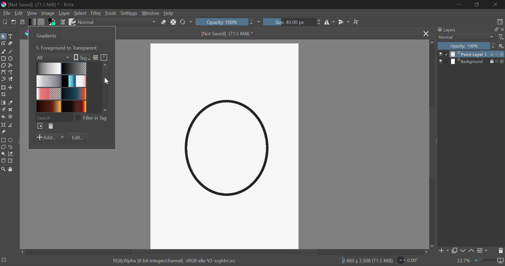 This screenshot has width=505, height=266. Describe the element at coordinates (469, 62) in the screenshot. I see `layer 2` at that location.